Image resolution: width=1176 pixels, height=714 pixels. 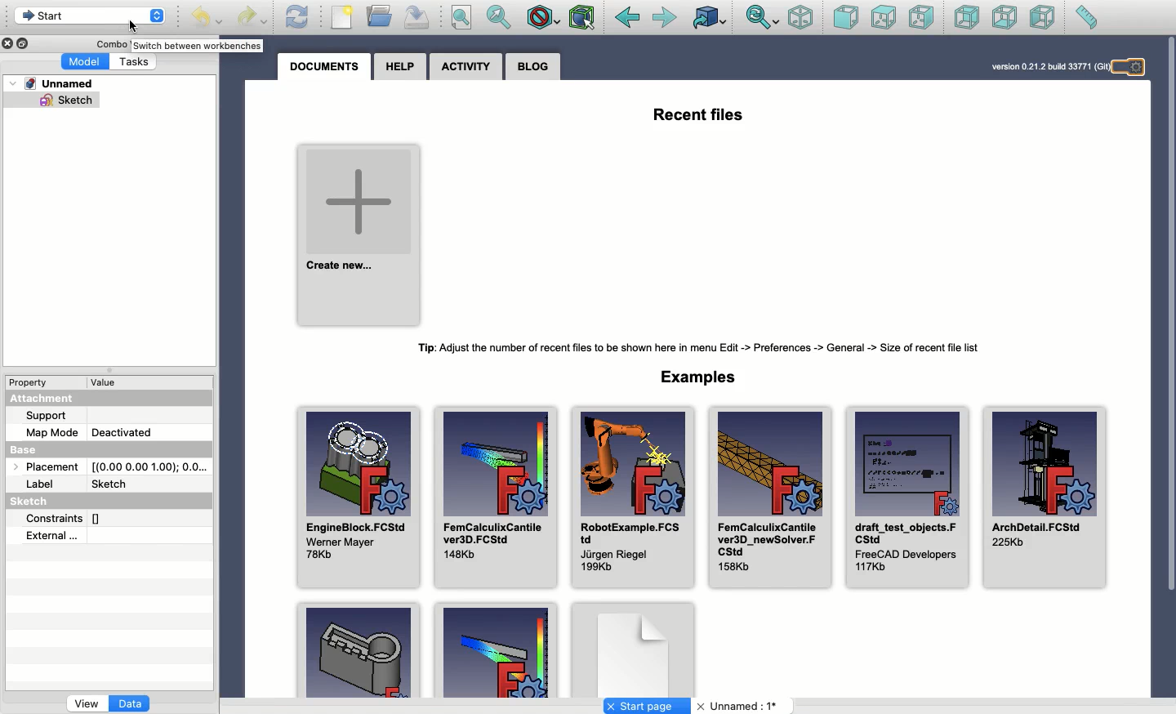 I want to click on Sync view, so click(x=763, y=19).